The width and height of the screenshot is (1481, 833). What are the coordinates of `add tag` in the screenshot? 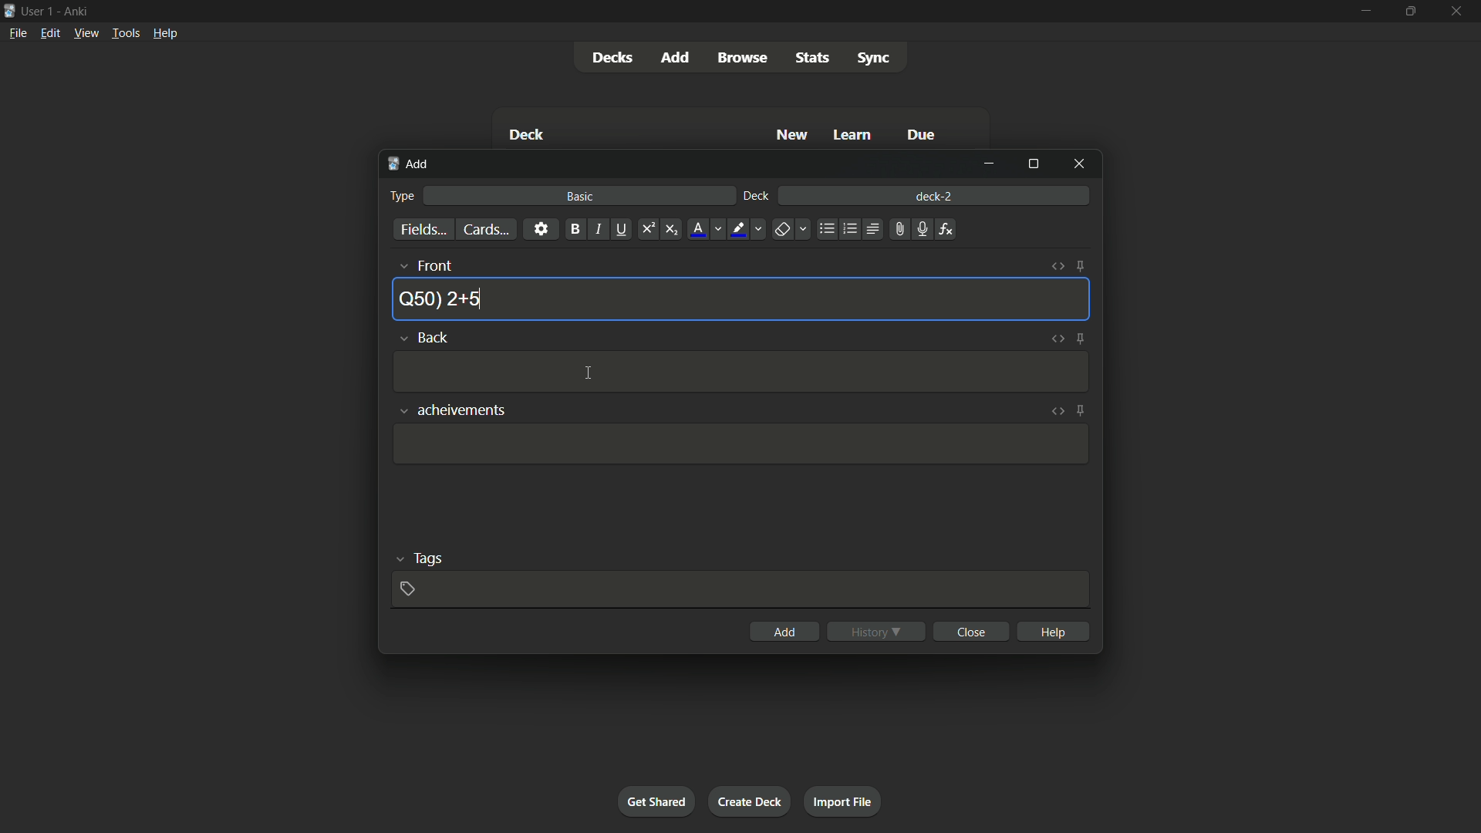 It's located at (406, 589).